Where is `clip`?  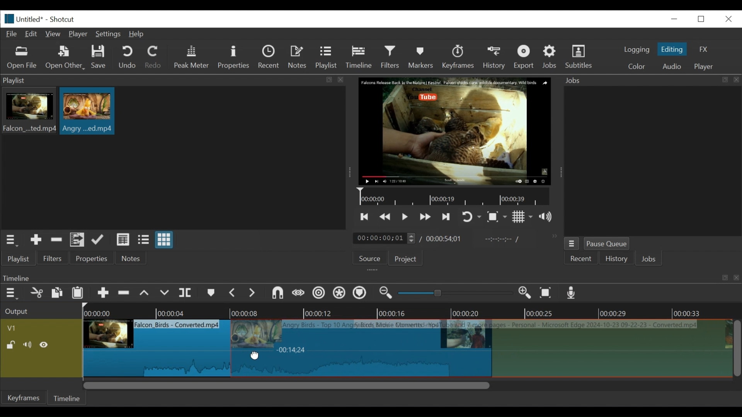
clip is located at coordinates (28, 112).